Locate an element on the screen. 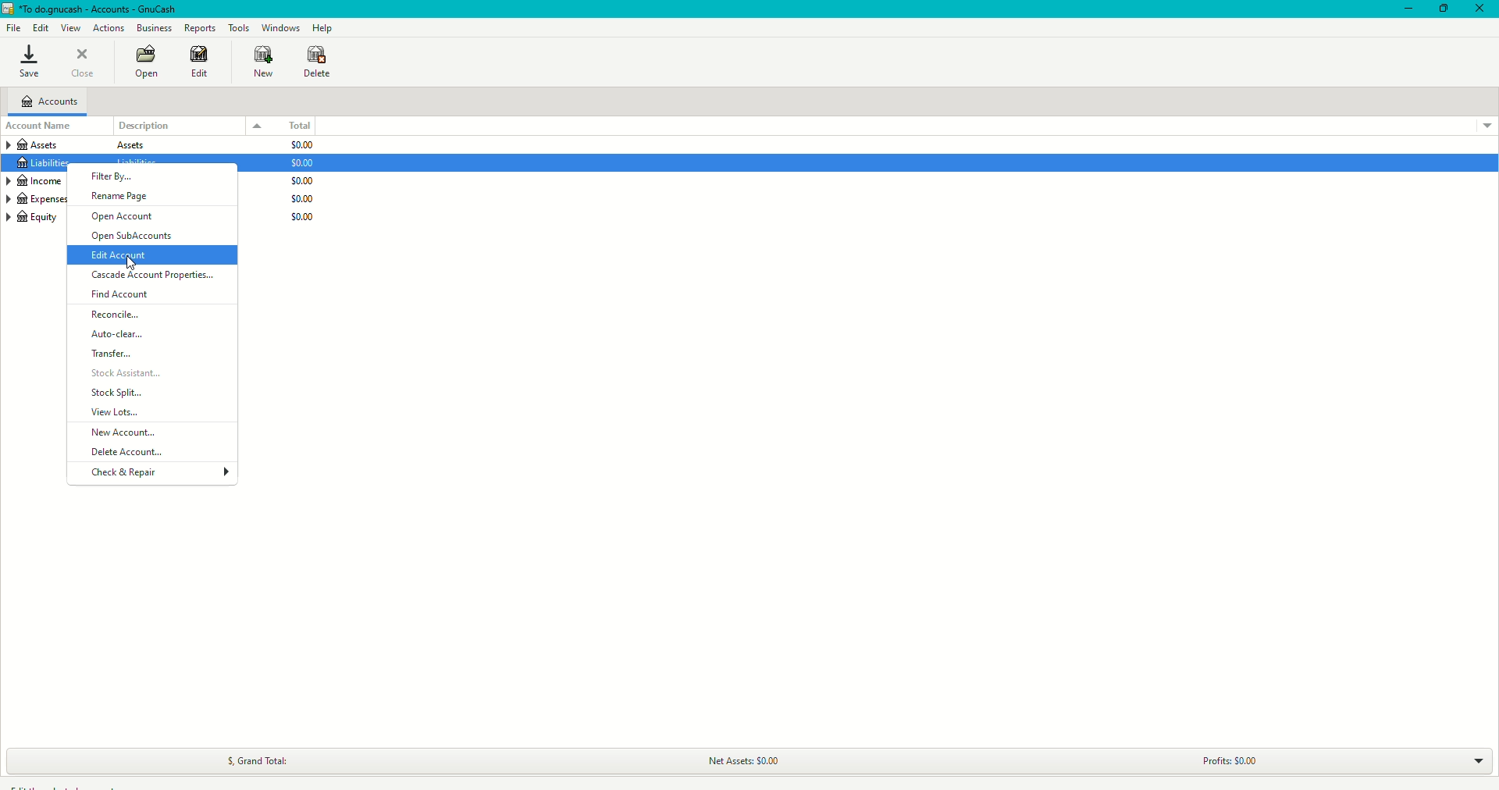  Stock Split is located at coordinates (119, 393).